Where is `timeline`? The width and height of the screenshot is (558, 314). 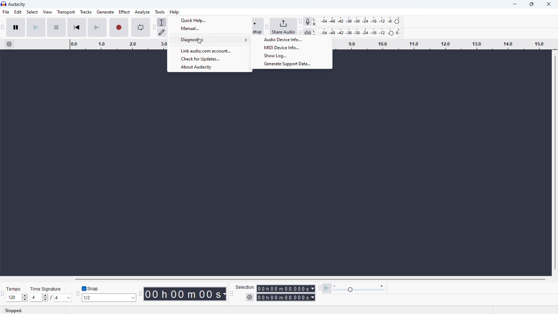 timeline is located at coordinates (446, 45).